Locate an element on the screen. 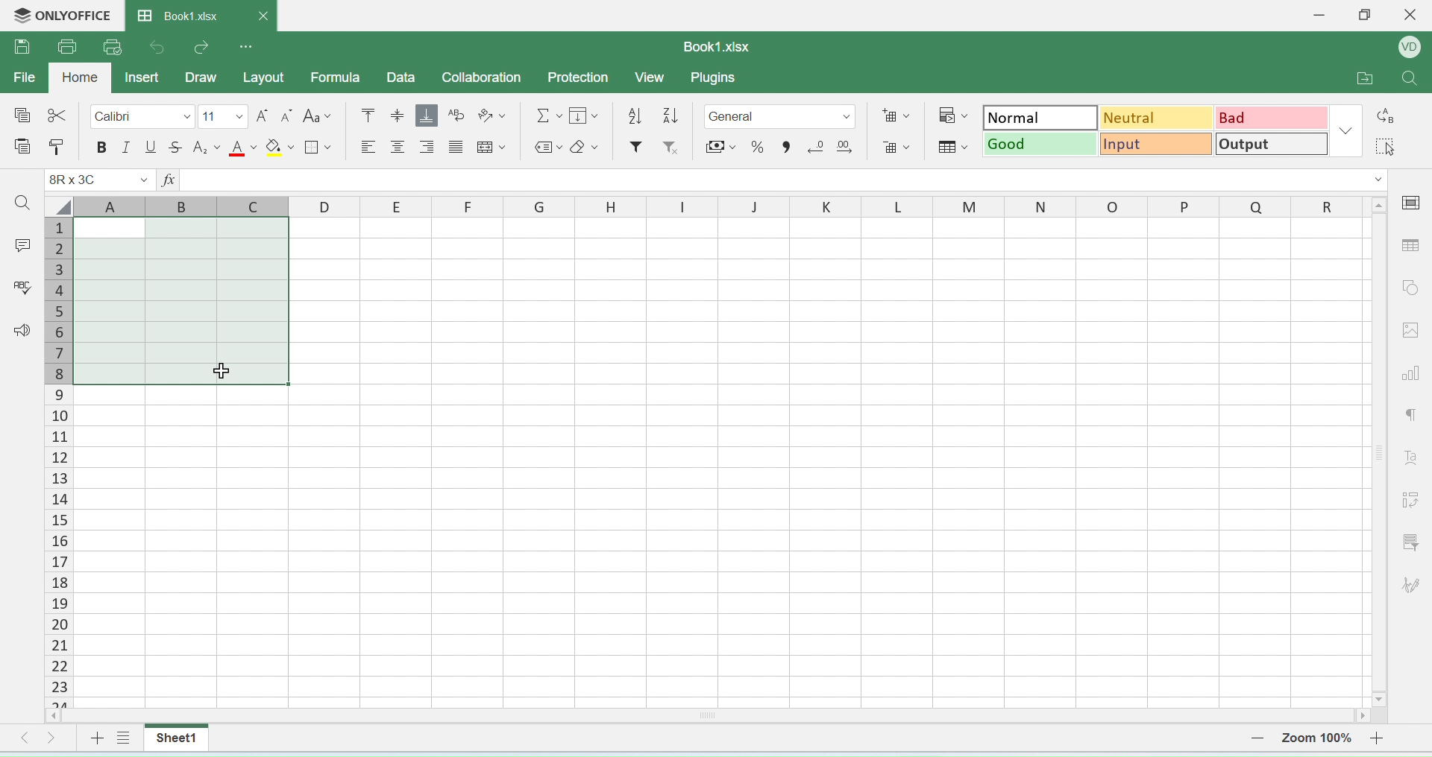 The image size is (1432, 757). chart is located at coordinates (1413, 371).